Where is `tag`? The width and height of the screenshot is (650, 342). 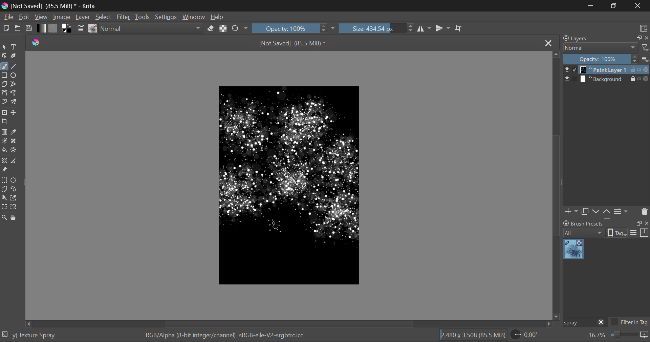
tag is located at coordinates (617, 234).